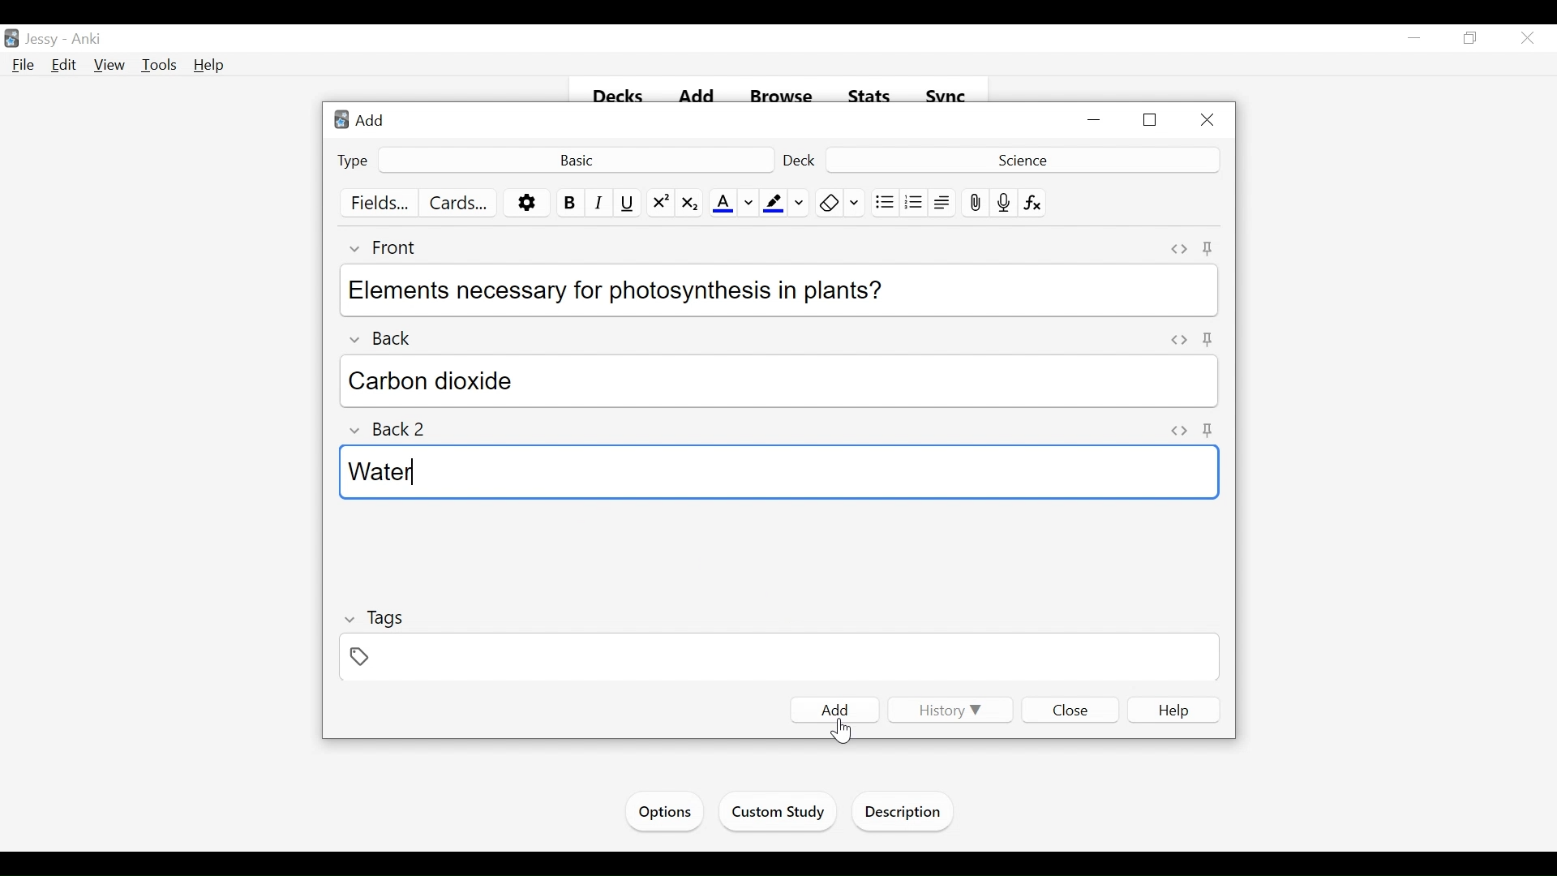 This screenshot has width=1557, height=876. What do you see at coordinates (661, 204) in the screenshot?
I see `Superscript` at bounding box center [661, 204].